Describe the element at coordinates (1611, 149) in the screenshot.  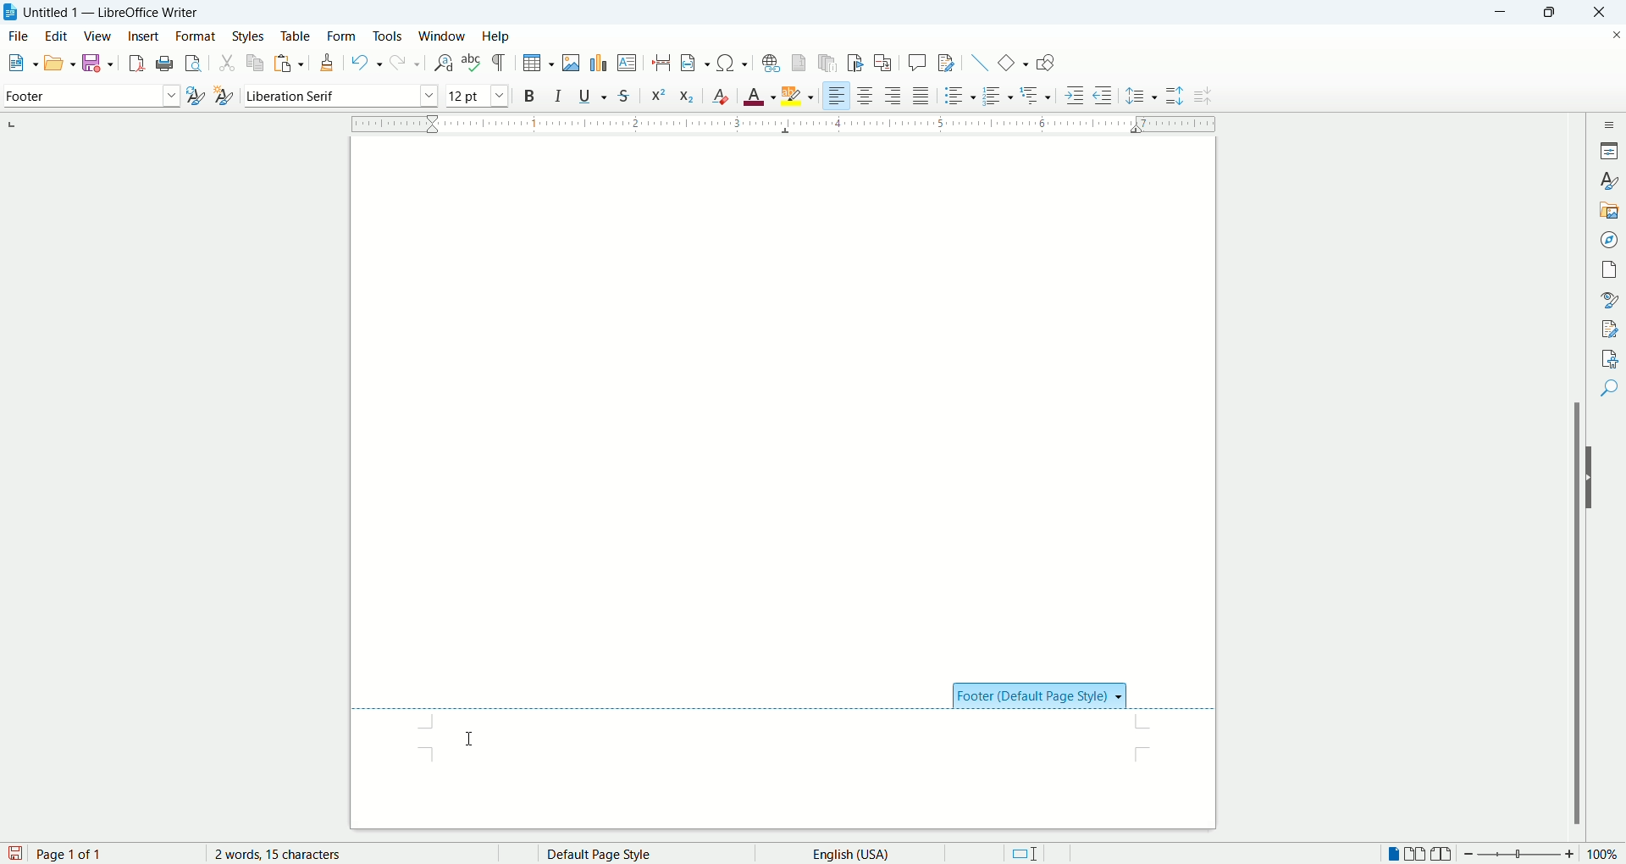
I see `properties` at that location.